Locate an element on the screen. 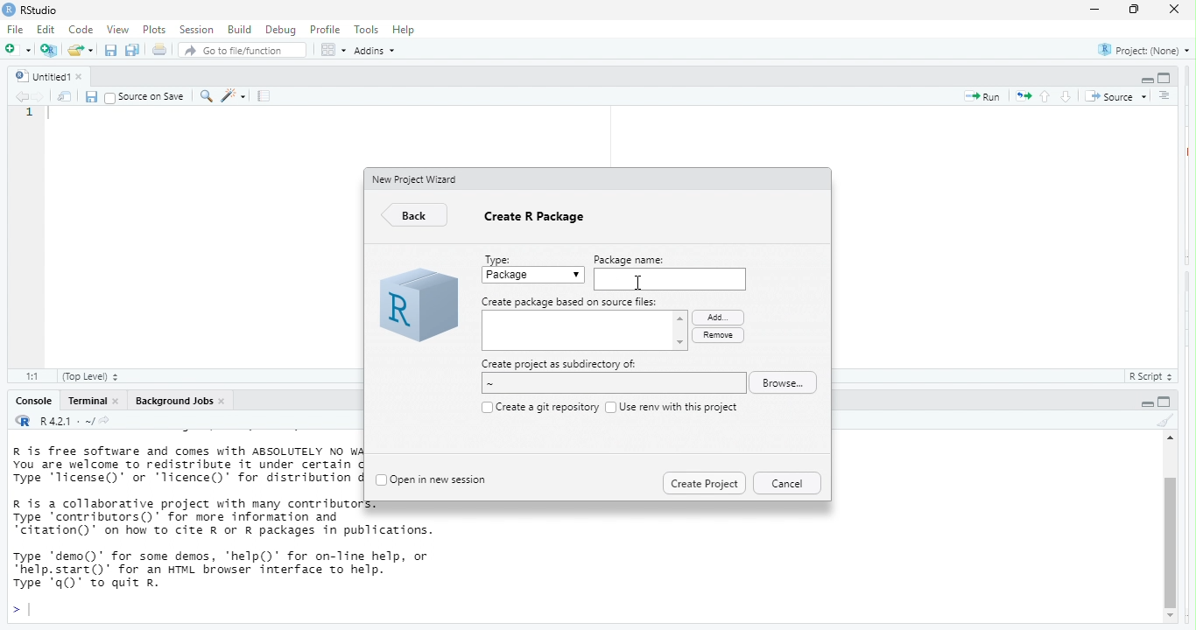 Image resolution: width=1196 pixels, height=630 pixels. 1:1 is located at coordinates (30, 375).